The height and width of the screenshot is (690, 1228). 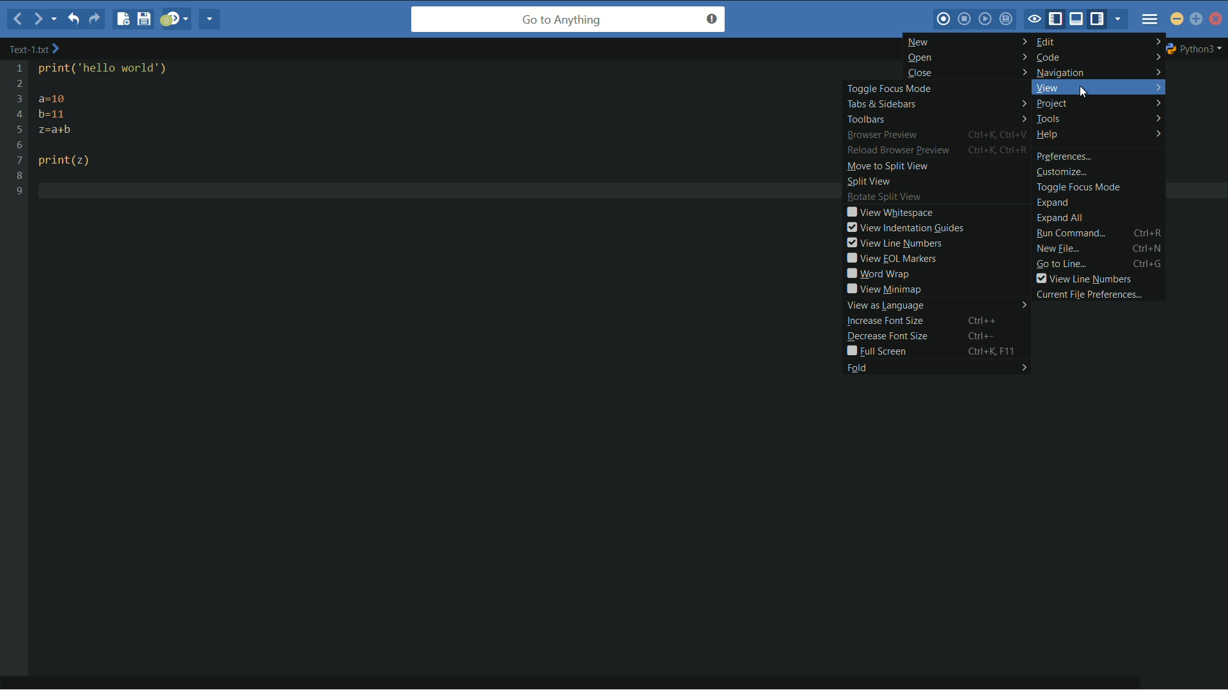 What do you see at coordinates (212, 20) in the screenshot?
I see `share current file` at bounding box center [212, 20].